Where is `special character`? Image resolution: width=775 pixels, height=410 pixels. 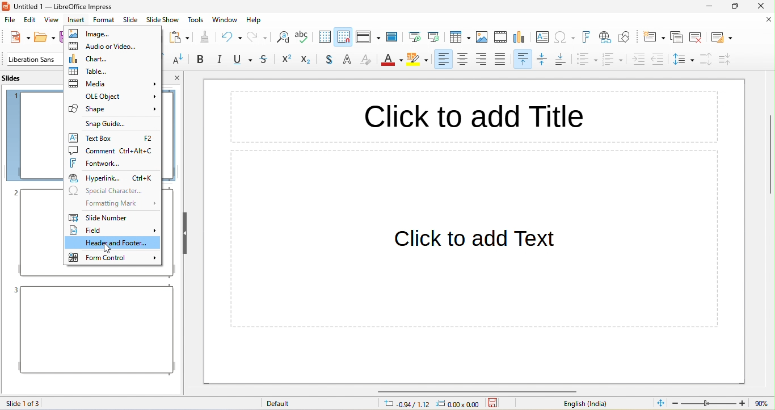 special character is located at coordinates (567, 37).